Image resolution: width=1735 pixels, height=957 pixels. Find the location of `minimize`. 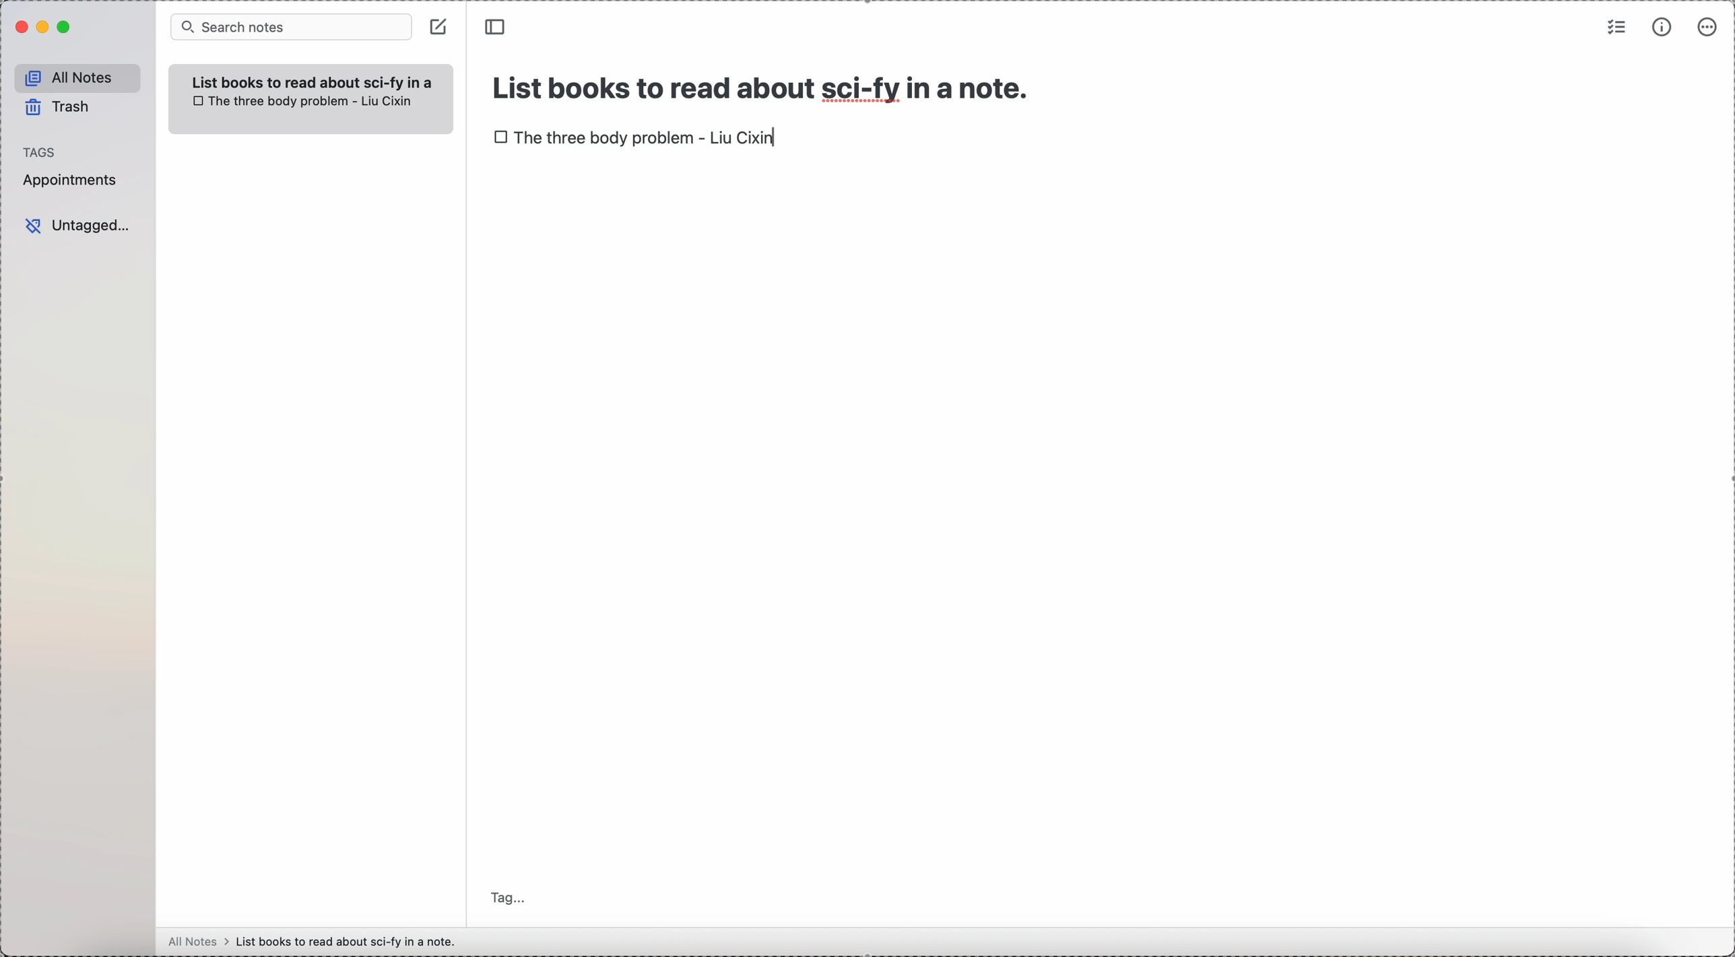

minimize is located at coordinates (40, 27).